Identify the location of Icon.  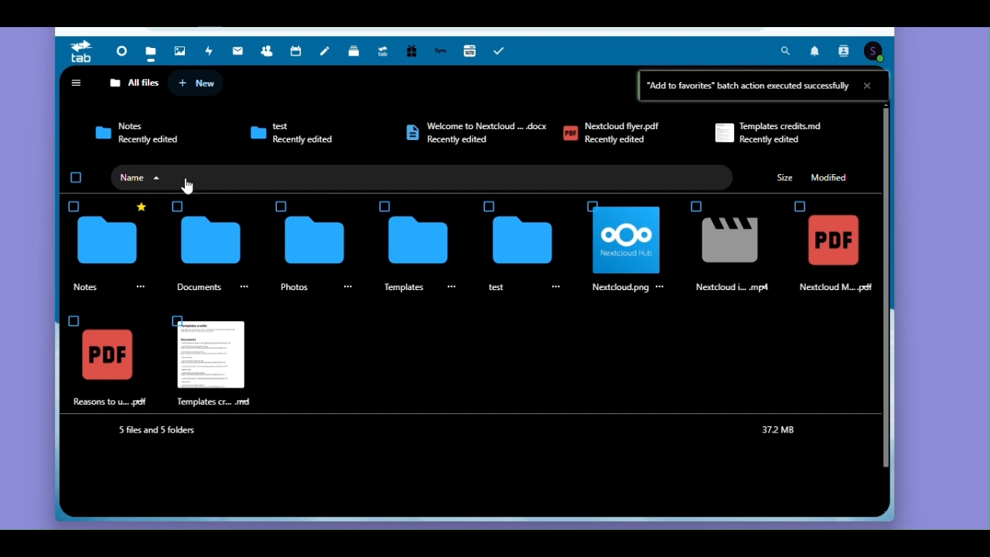
(524, 243).